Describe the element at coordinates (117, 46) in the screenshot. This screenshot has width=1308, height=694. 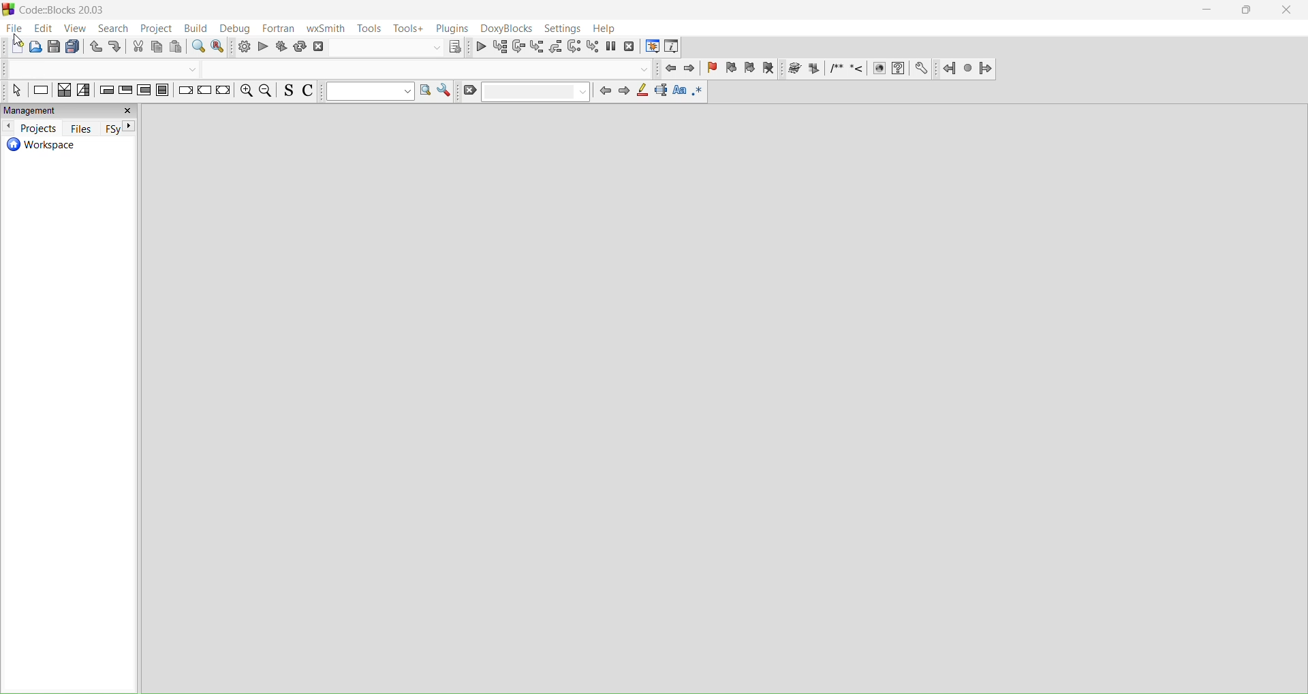
I see `redo` at that location.